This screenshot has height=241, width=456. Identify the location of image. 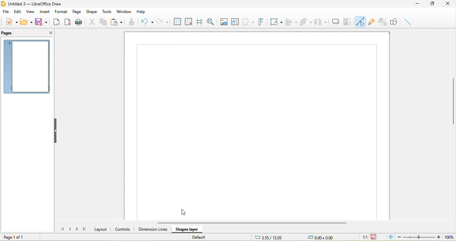
(224, 22).